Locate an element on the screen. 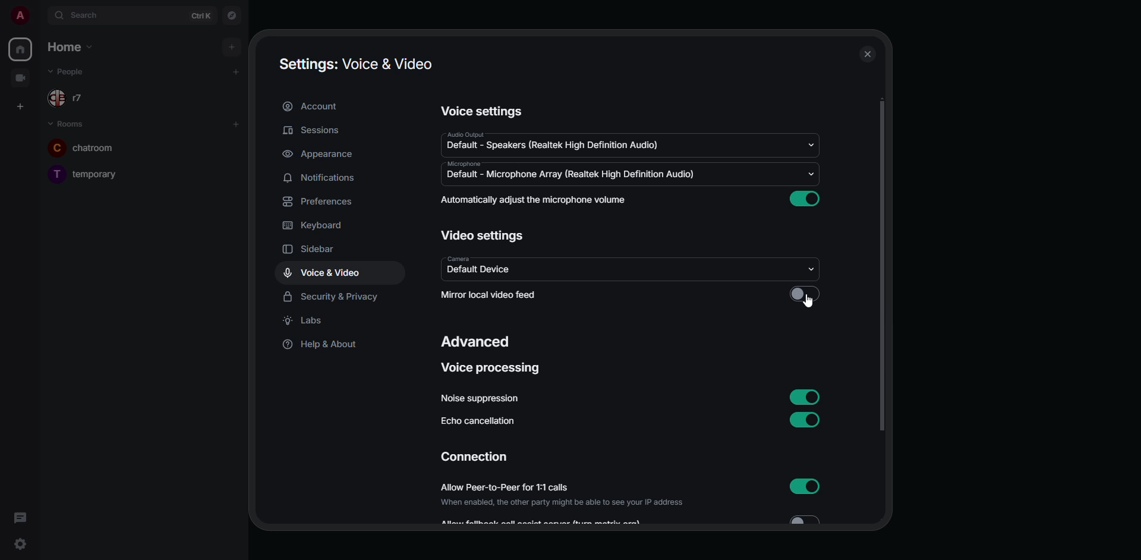  notifications is located at coordinates (325, 178).